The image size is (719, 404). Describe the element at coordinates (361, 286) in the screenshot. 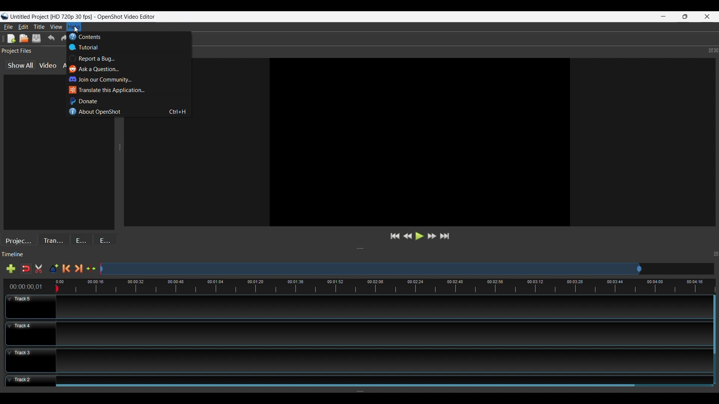

I see `Timeline` at that location.